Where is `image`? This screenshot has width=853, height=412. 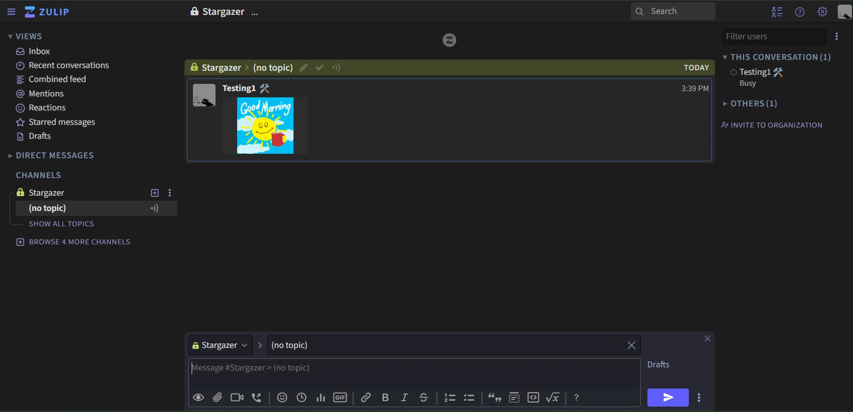
image is located at coordinates (202, 96).